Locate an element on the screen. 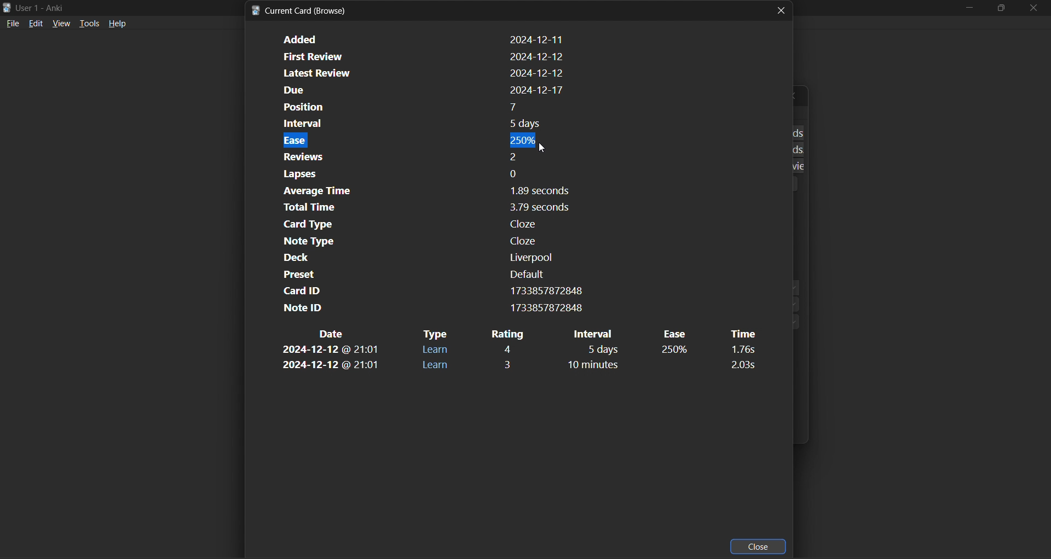 The height and width of the screenshot is (559, 1051). view is located at coordinates (61, 24).